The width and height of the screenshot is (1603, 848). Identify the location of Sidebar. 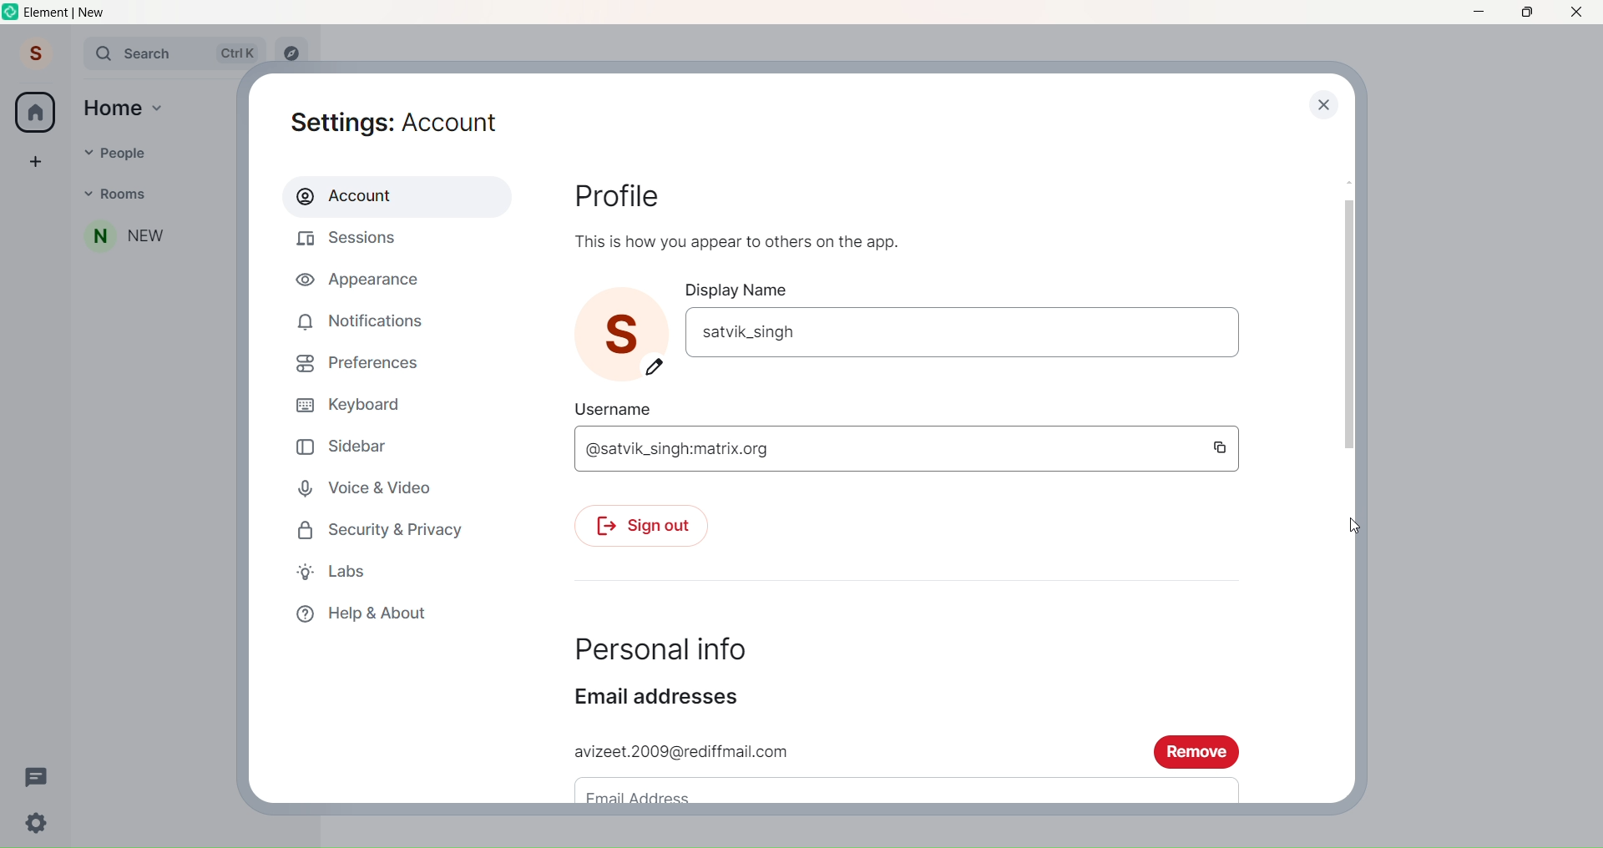
(345, 444).